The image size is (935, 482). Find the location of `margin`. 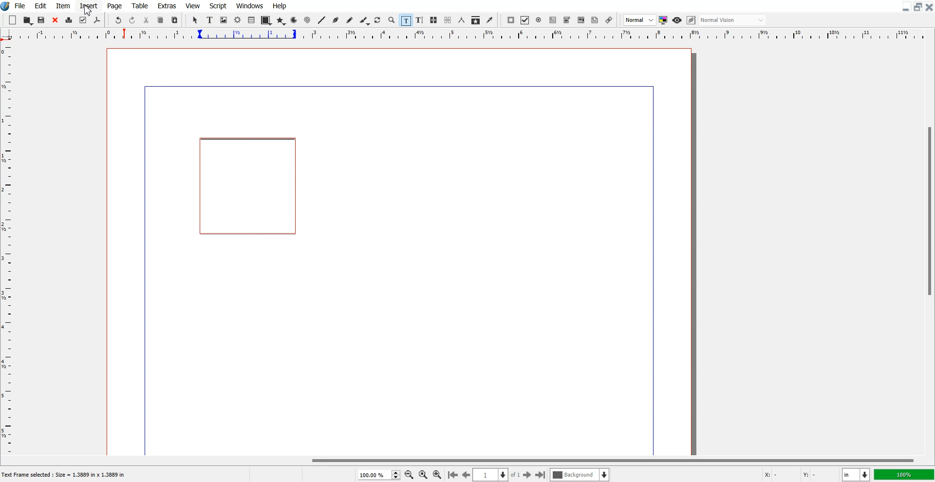

margin is located at coordinates (394, 85).